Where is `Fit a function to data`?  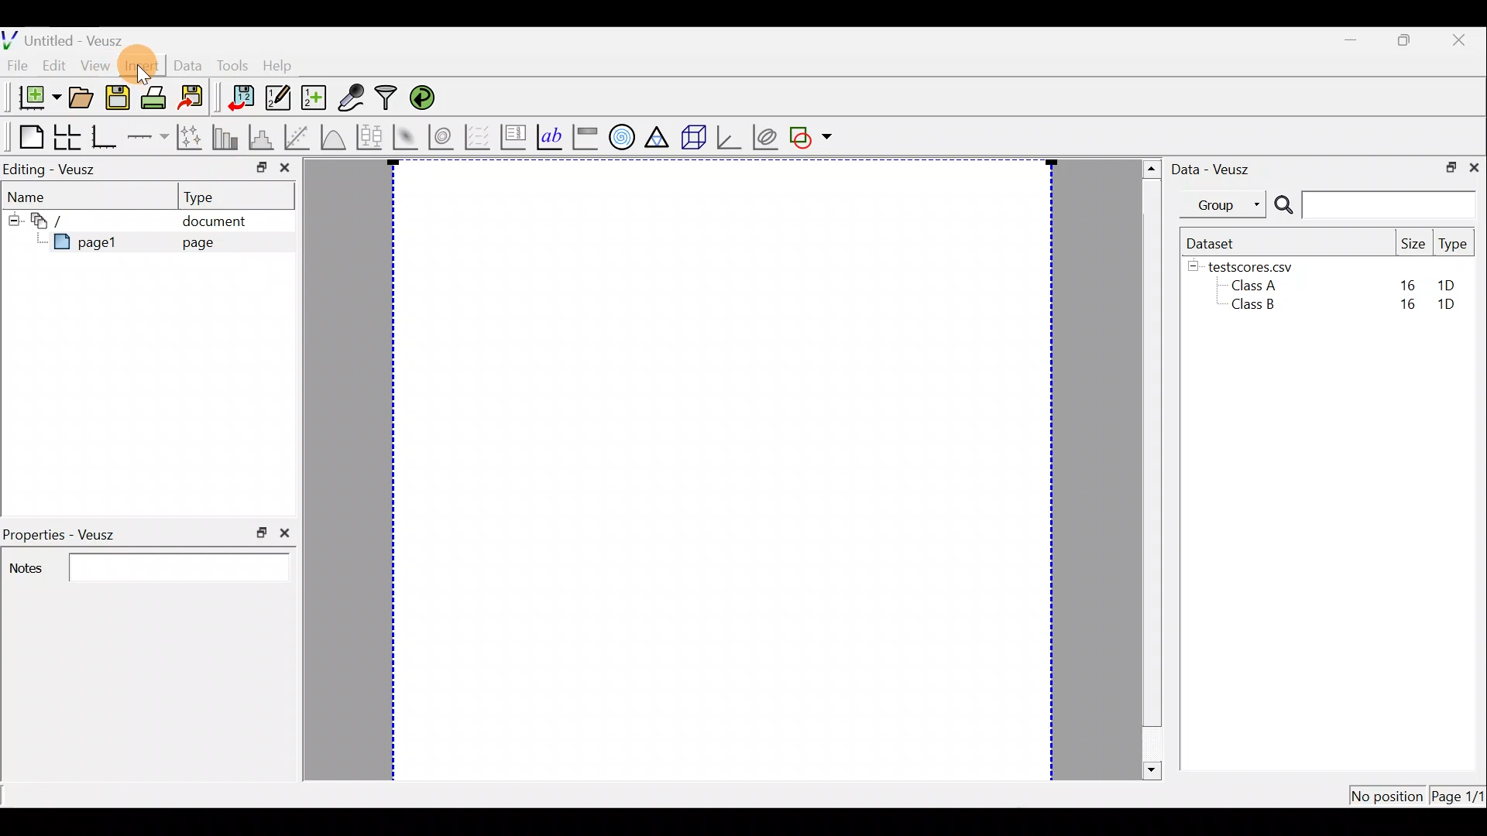 Fit a function to data is located at coordinates (298, 136).